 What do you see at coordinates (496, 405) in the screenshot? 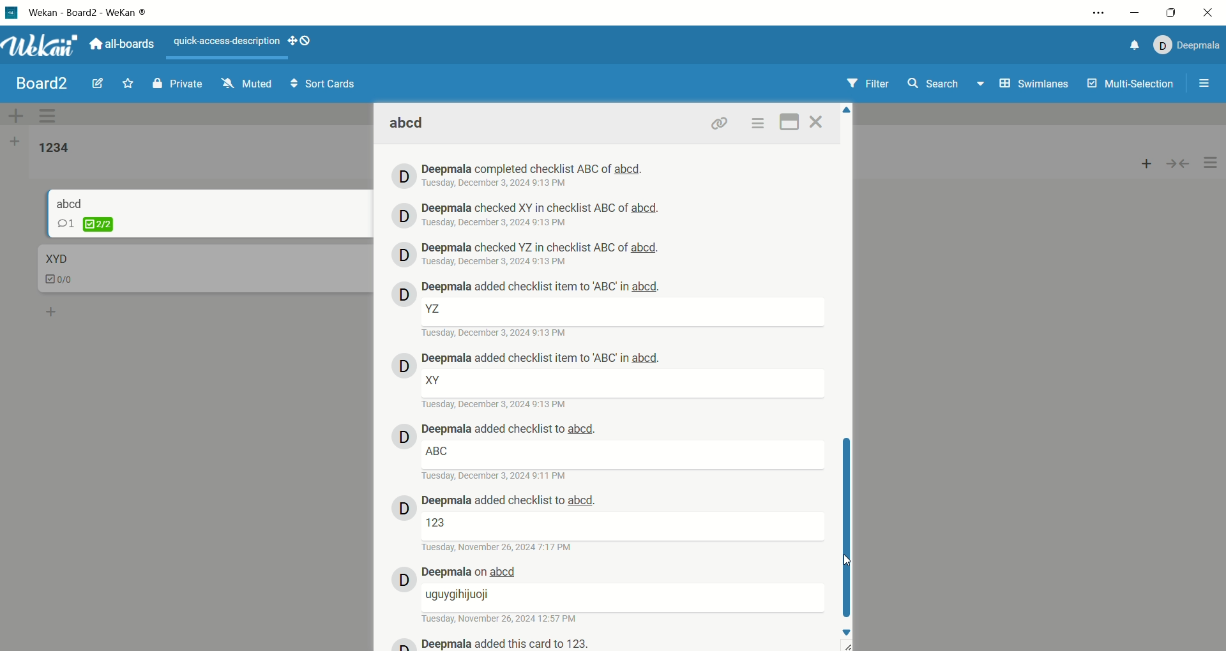
I see `date and time` at bounding box center [496, 405].